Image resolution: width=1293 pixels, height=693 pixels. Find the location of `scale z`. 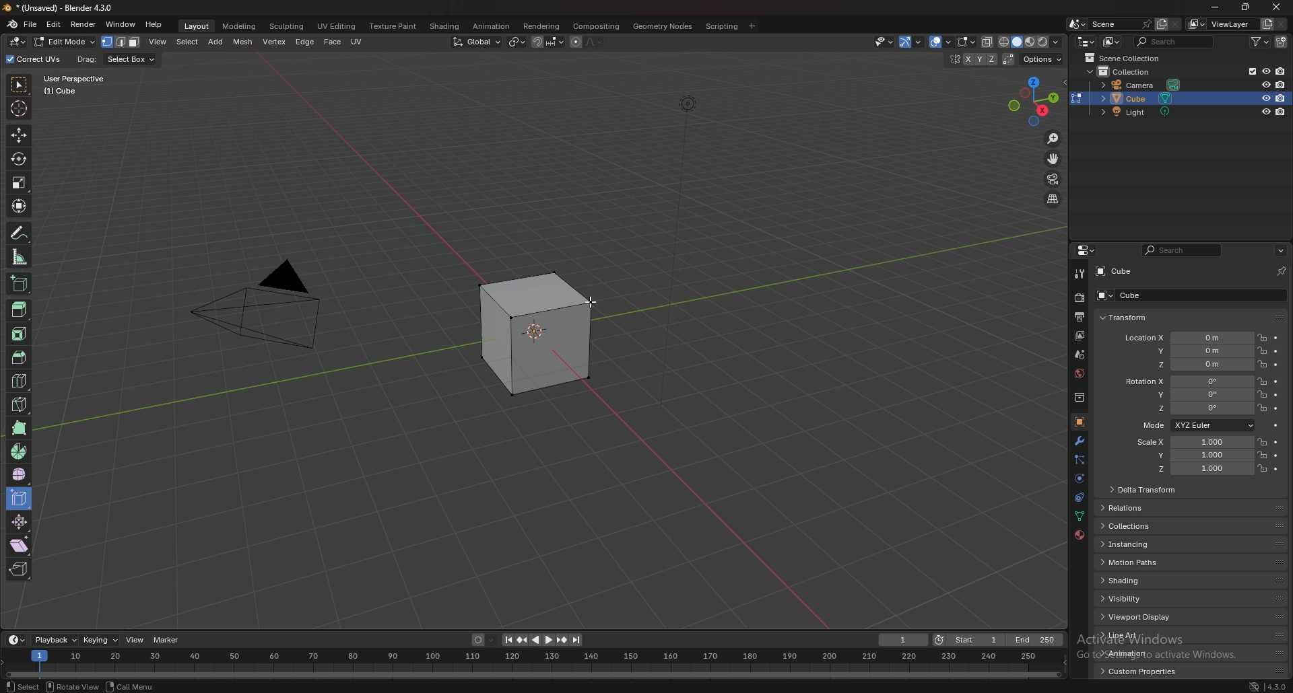

scale z is located at coordinates (1196, 470).